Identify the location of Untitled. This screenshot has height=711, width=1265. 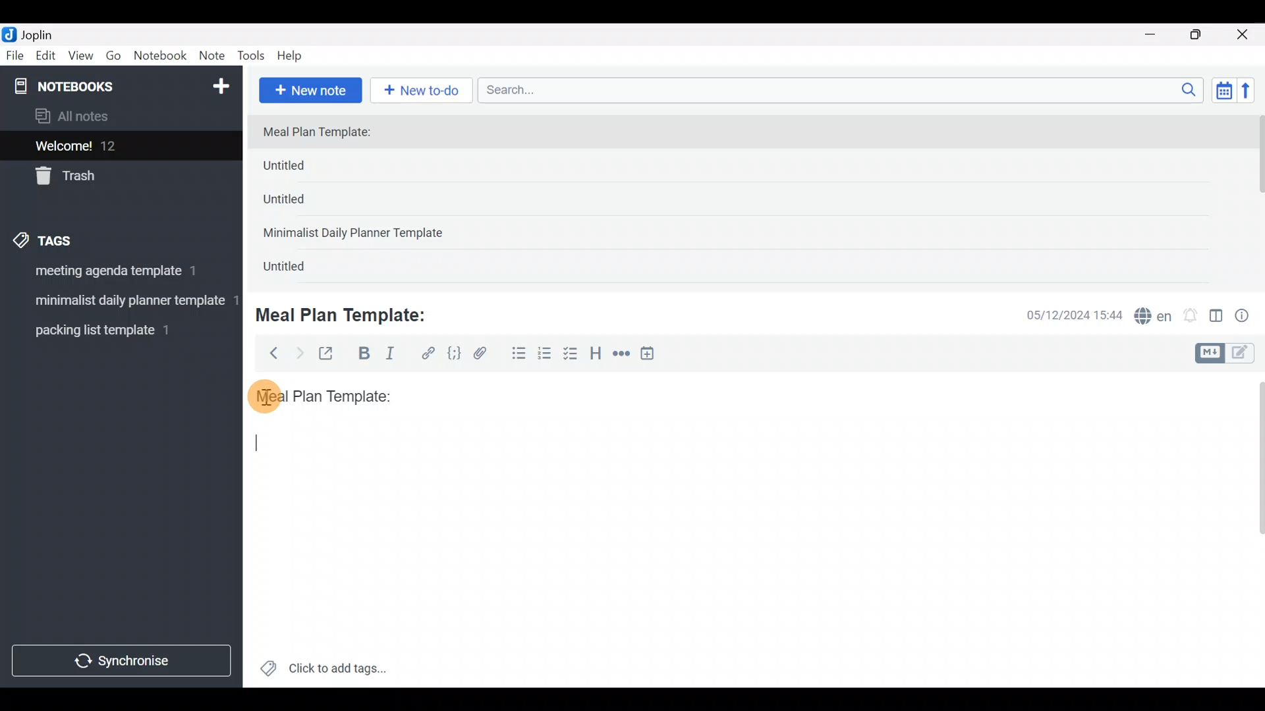
(306, 169).